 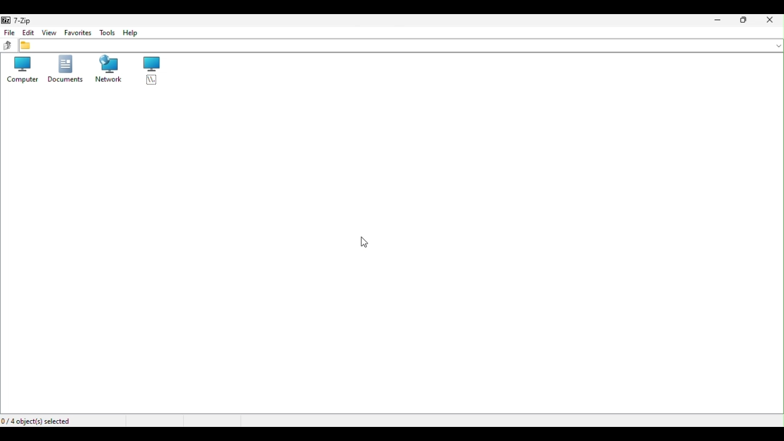 I want to click on Restore, so click(x=752, y=20).